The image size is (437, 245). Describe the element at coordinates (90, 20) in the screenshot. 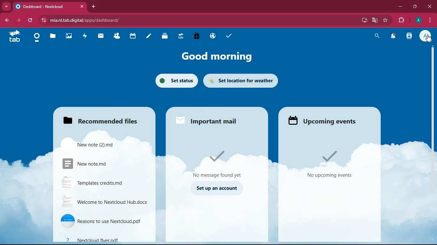

I see `url` at that location.